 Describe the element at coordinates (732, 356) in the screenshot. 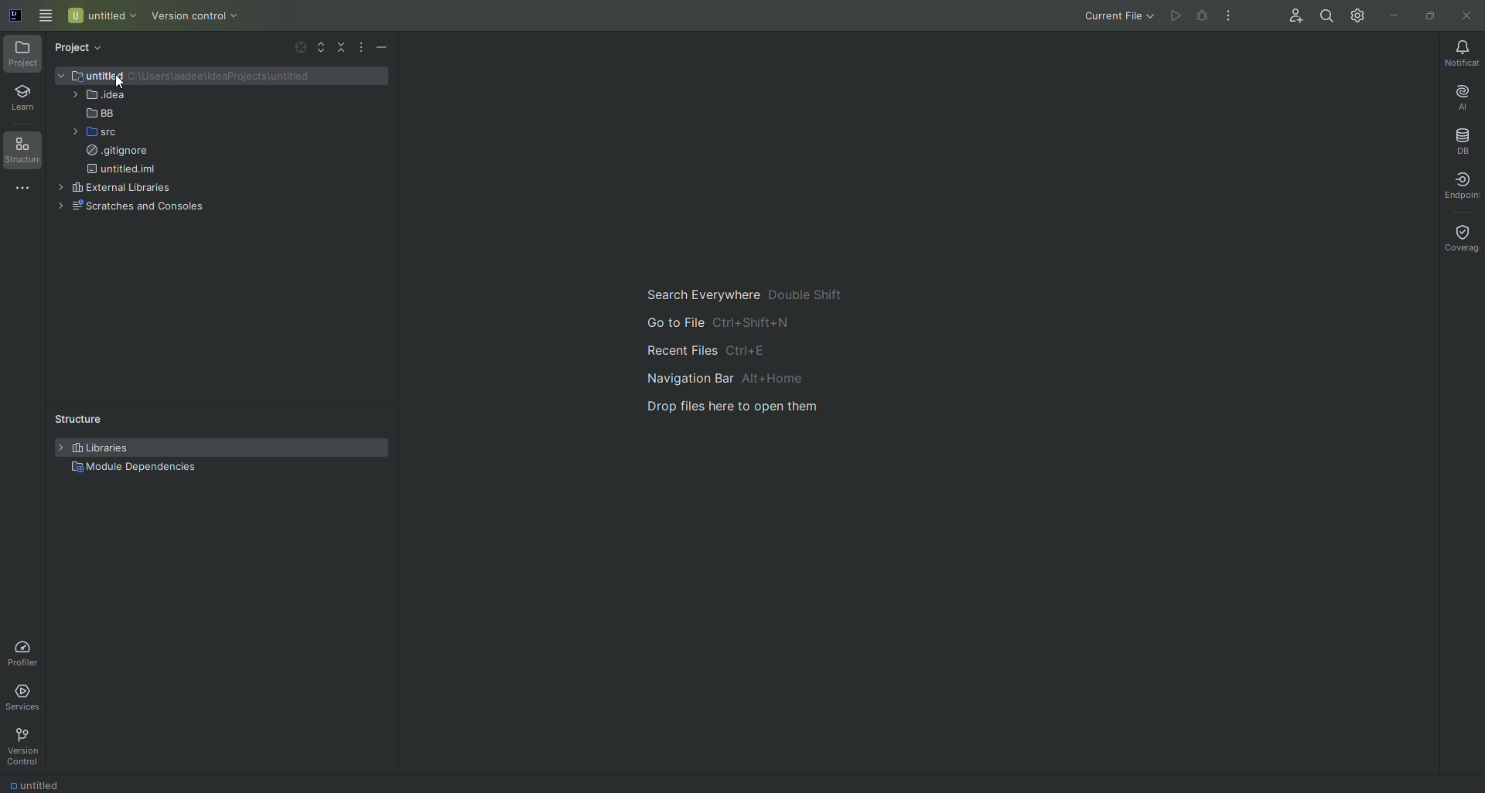

I see `Main guide to search and navigate the files.` at that location.